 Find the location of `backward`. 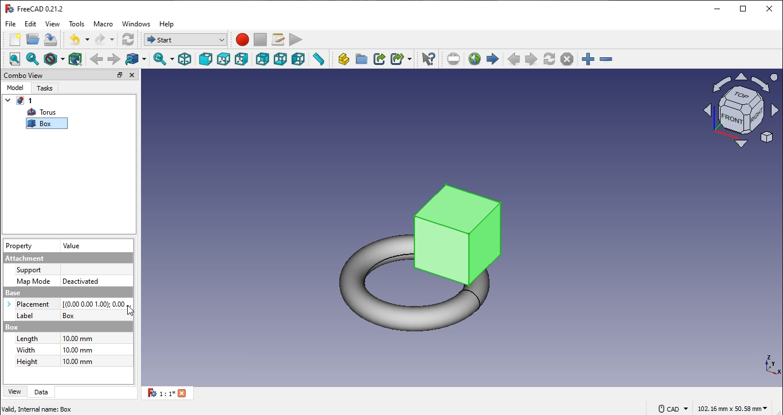

backward is located at coordinates (97, 58).